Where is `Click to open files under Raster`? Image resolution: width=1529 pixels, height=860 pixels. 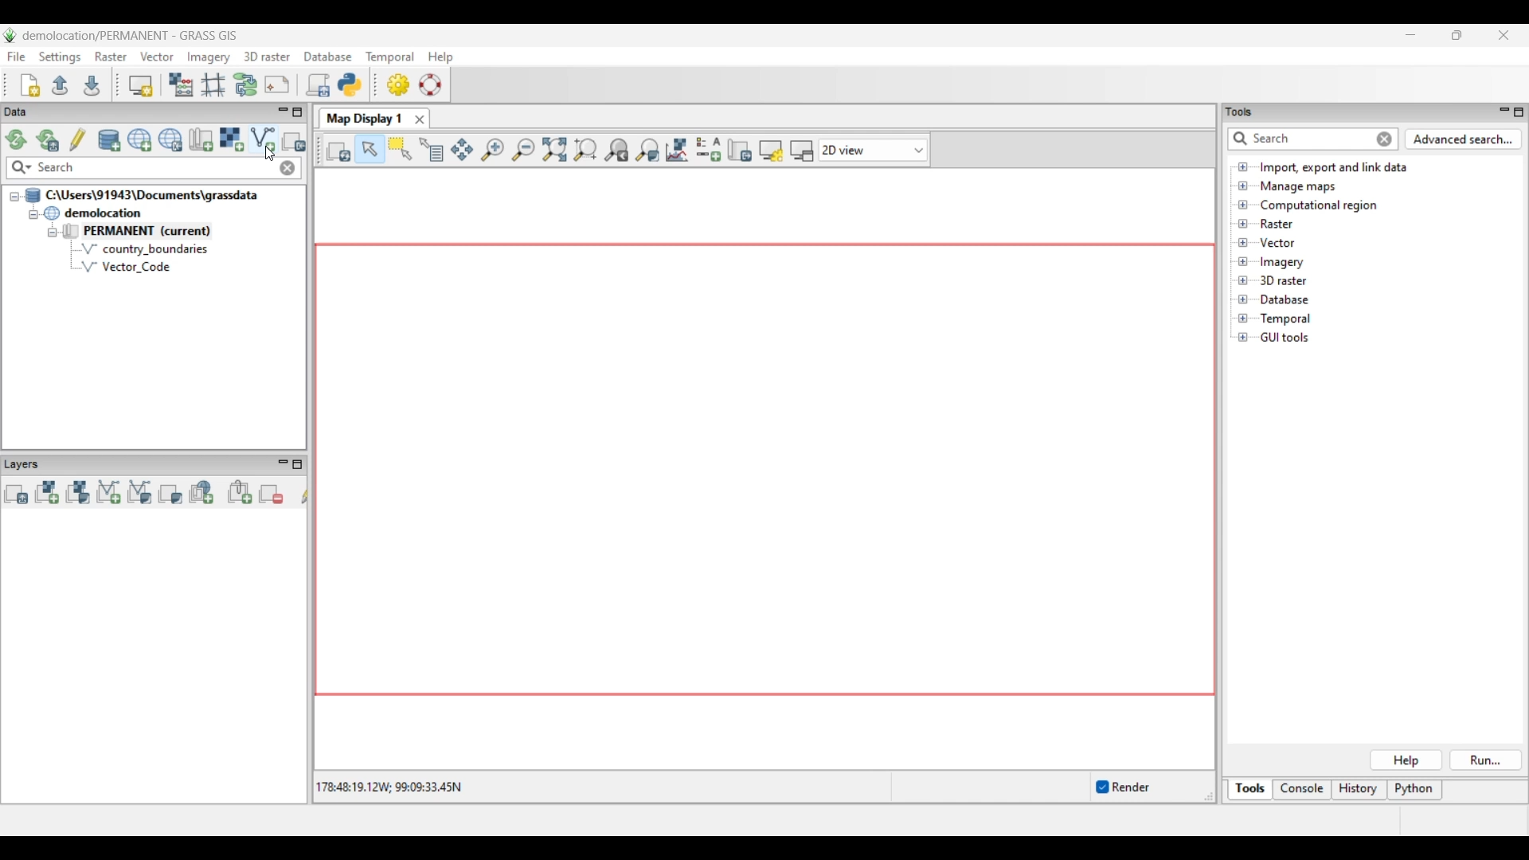 Click to open files under Raster is located at coordinates (1243, 223).